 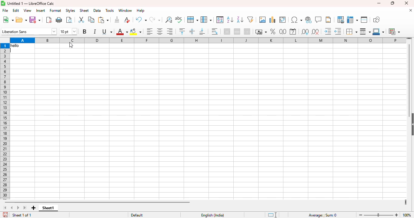 I want to click on edit, so click(x=16, y=11).